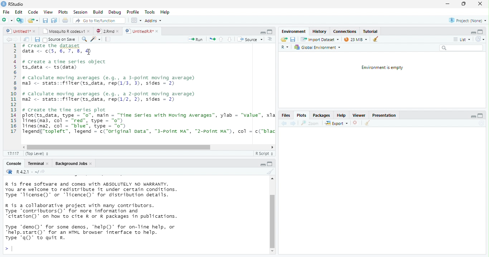  What do you see at coordinates (461, 40) in the screenshot?
I see `List` at bounding box center [461, 40].